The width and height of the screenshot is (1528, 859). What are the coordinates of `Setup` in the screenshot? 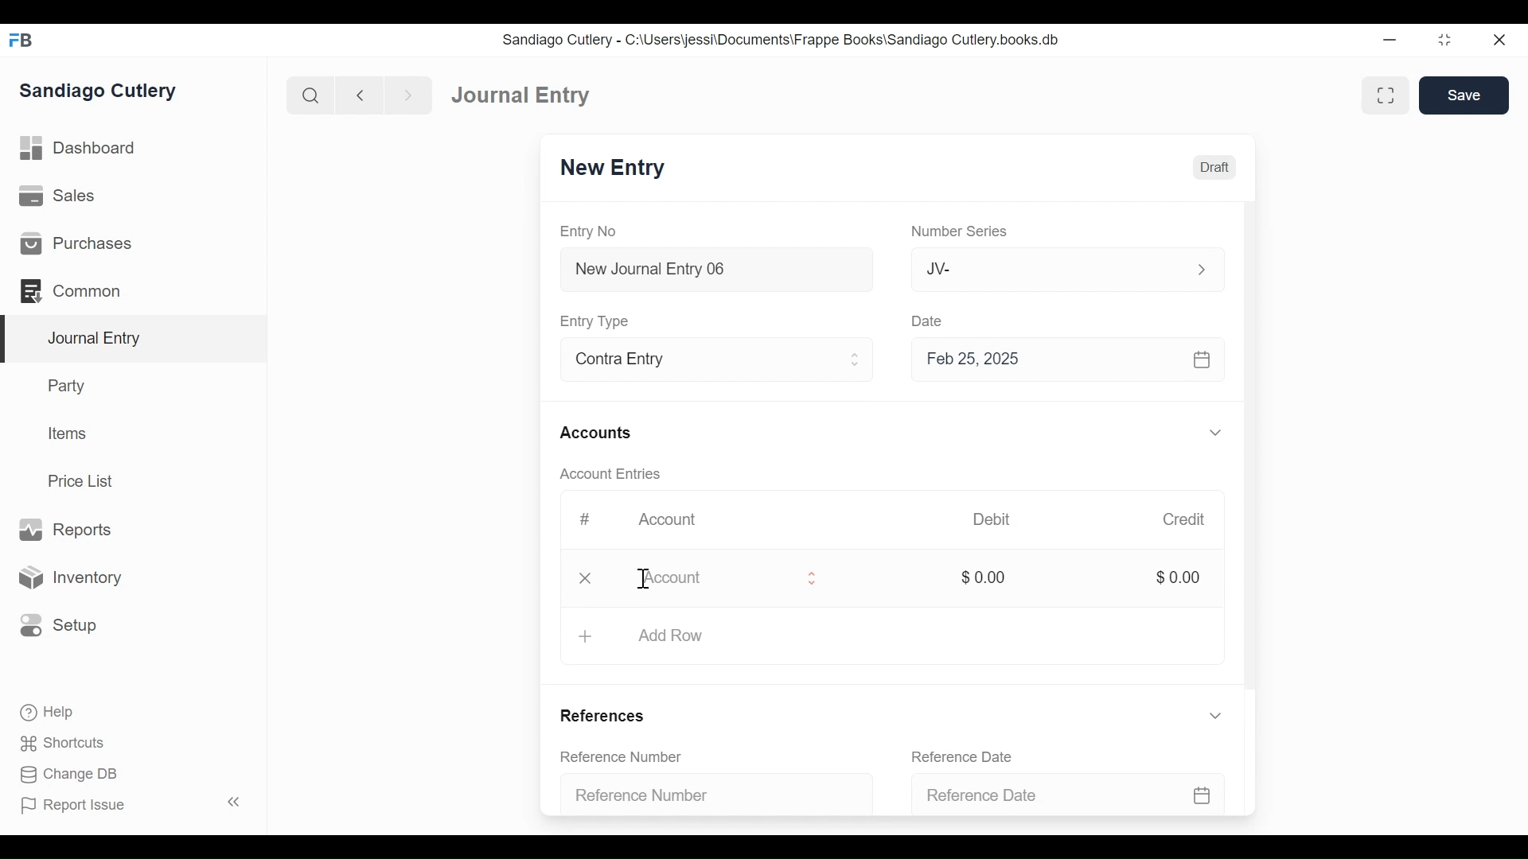 It's located at (55, 624).